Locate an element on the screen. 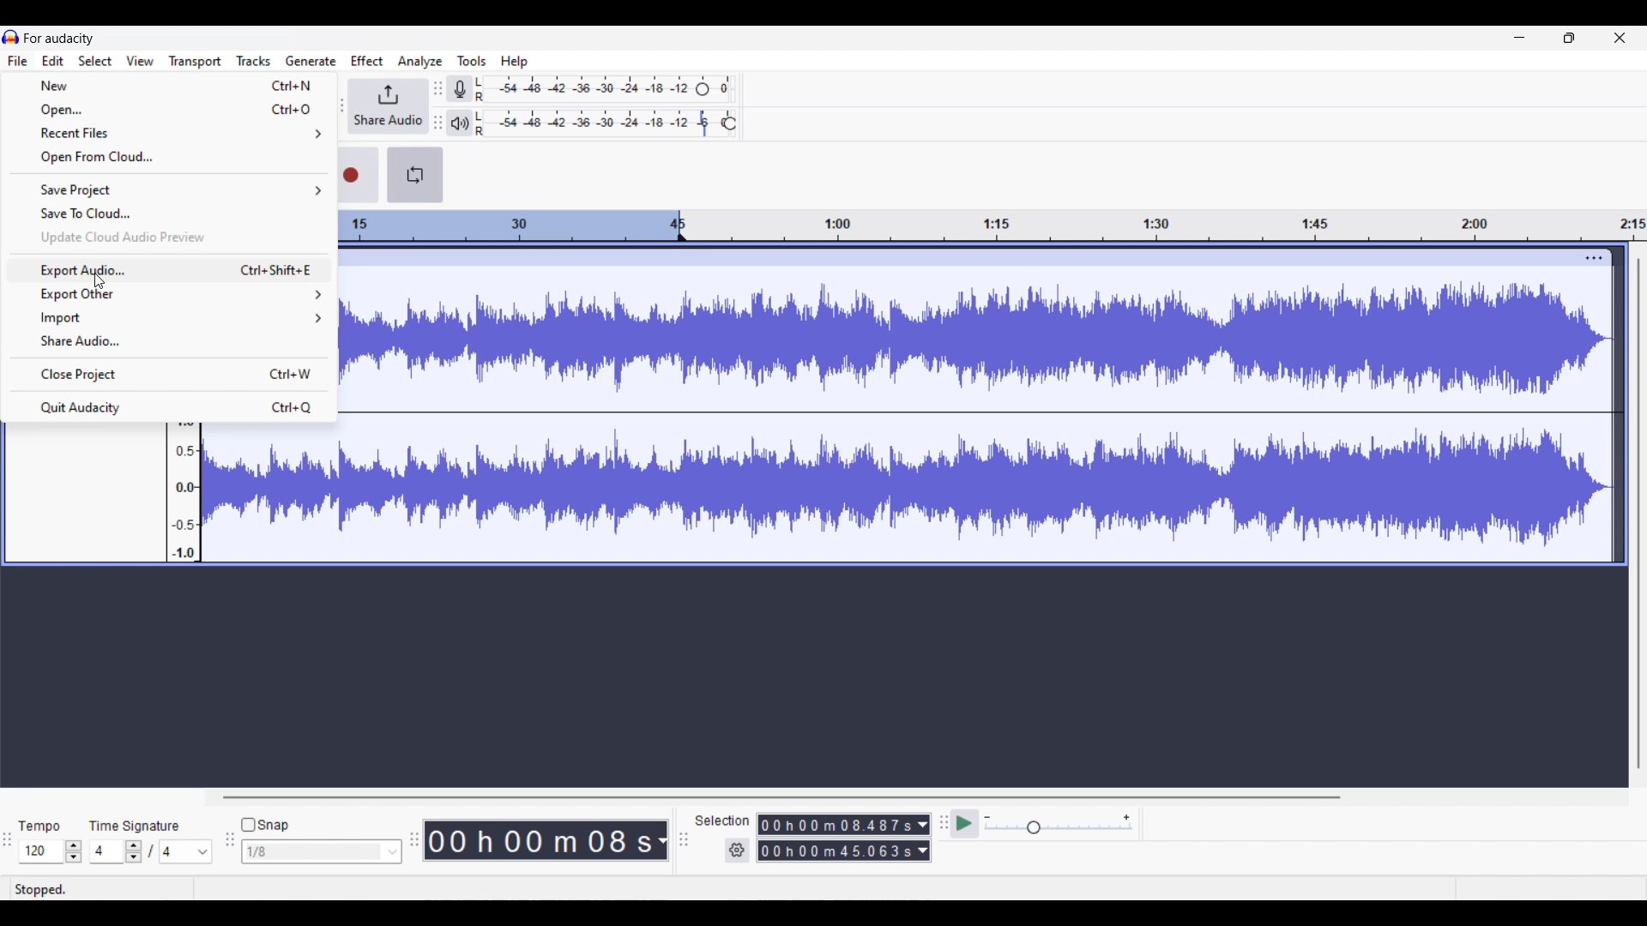 Image resolution: width=1647 pixels, height=926 pixels. Minimize is located at coordinates (1519, 38).